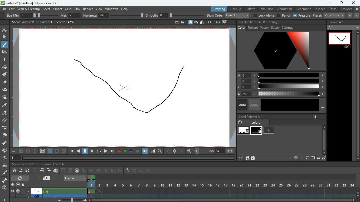 The height and width of the screenshot is (202, 360). I want to click on radar, so click(5, 188).